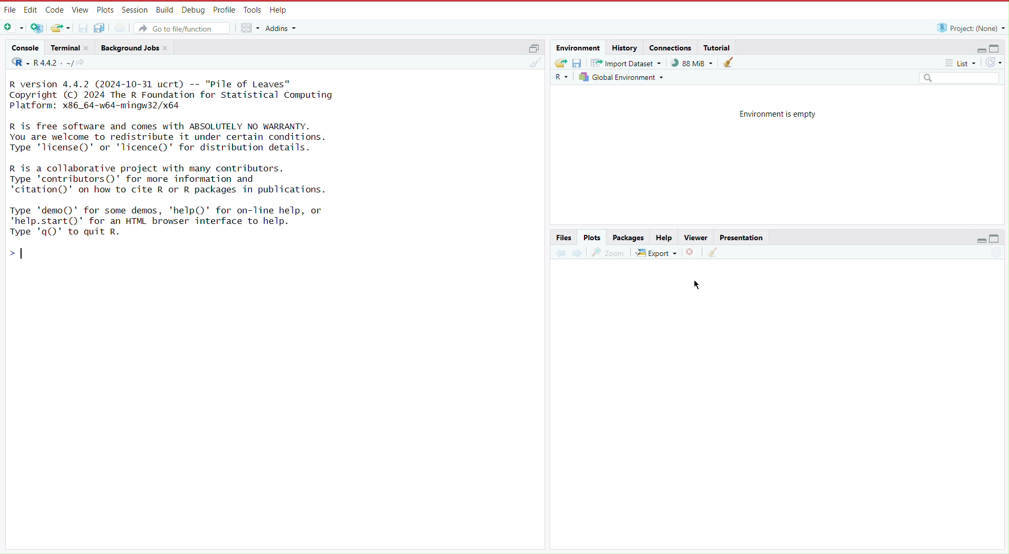 Image resolution: width=1009 pixels, height=554 pixels. I want to click on List, so click(962, 65).